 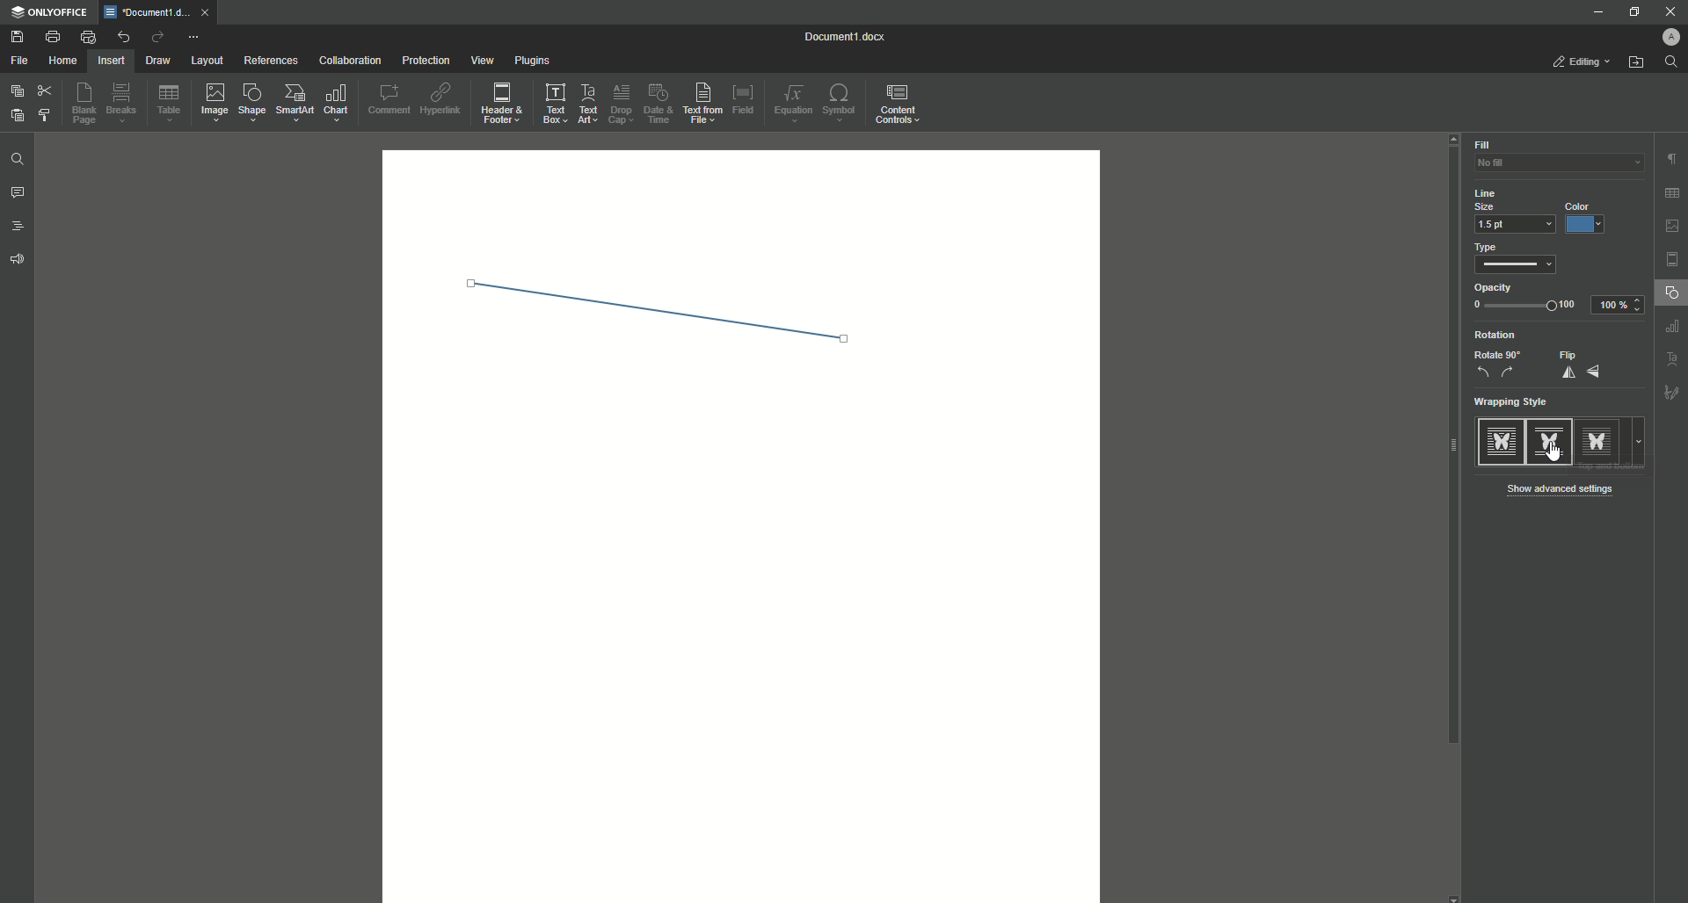 What do you see at coordinates (53, 12) in the screenshot?
I see `ONLYOFFICE` at bounding box center [53, 12].